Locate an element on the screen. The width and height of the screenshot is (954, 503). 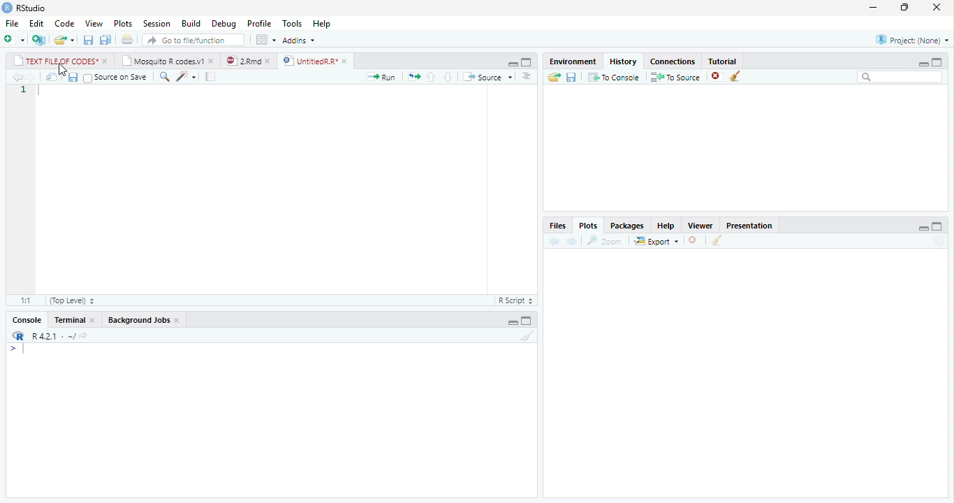
compile report is located at coordinates (210, 77).